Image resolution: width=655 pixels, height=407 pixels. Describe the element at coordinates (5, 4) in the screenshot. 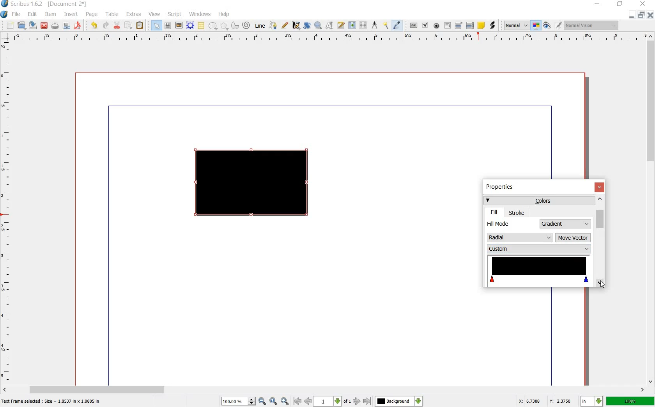

I see `logo` at that location.